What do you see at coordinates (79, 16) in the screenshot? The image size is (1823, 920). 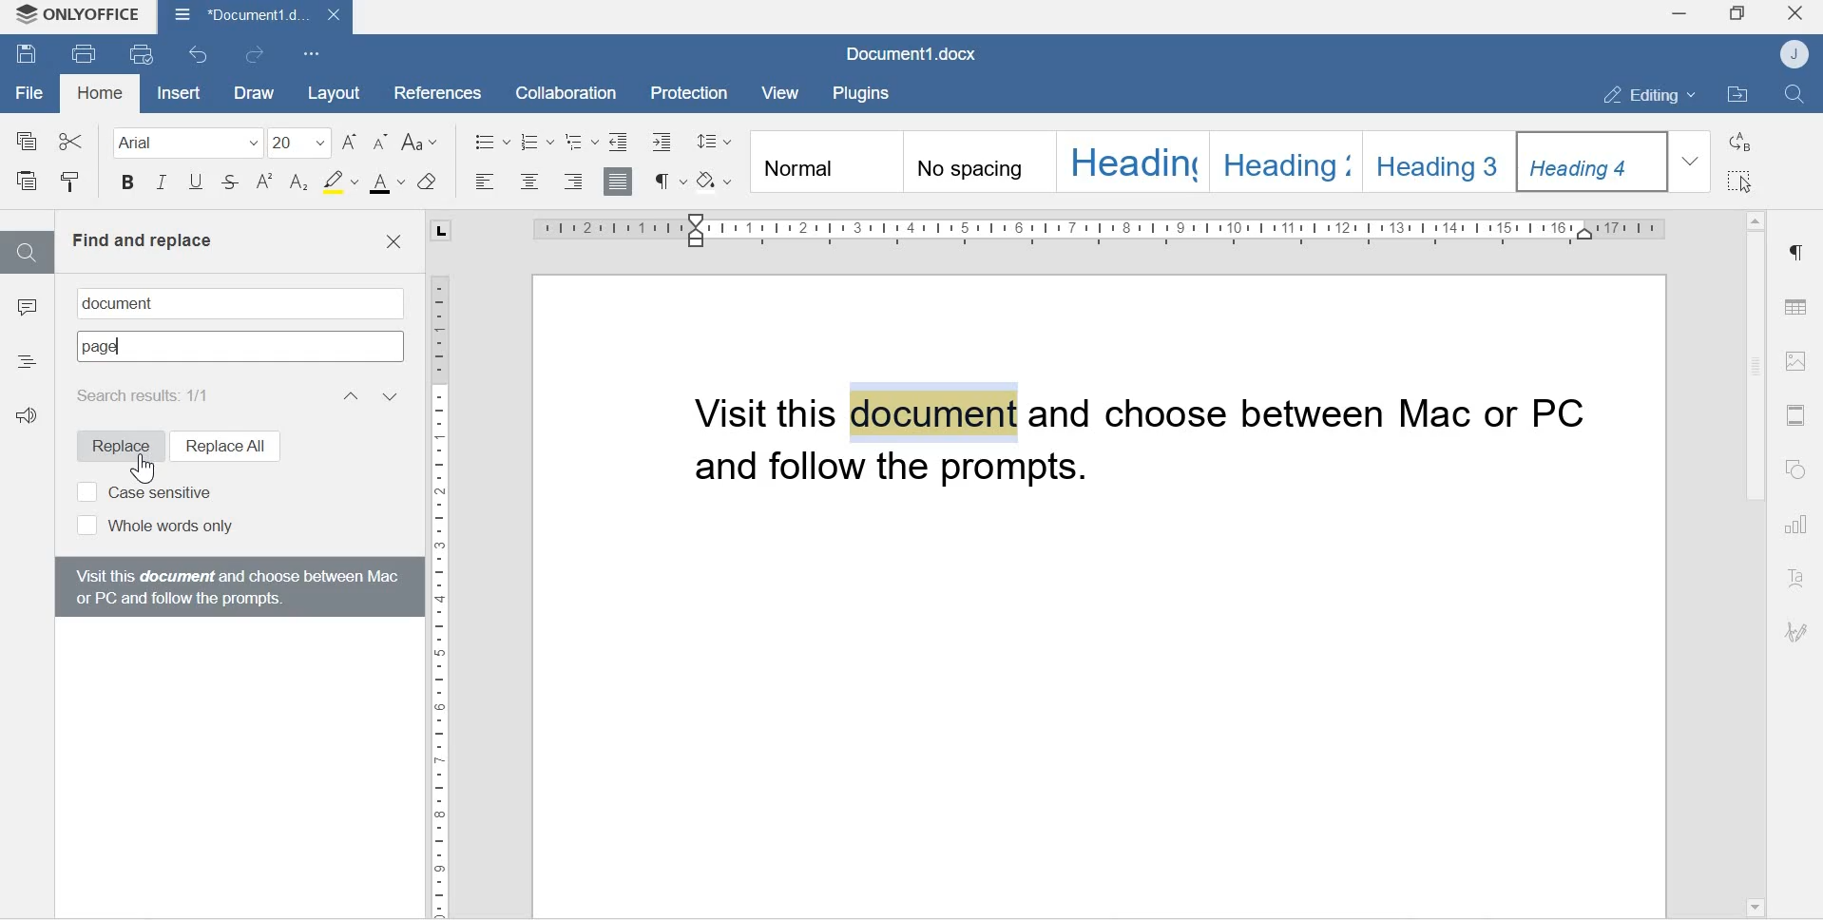 I see `Onlyoffice` at bounding box center [79, 16].